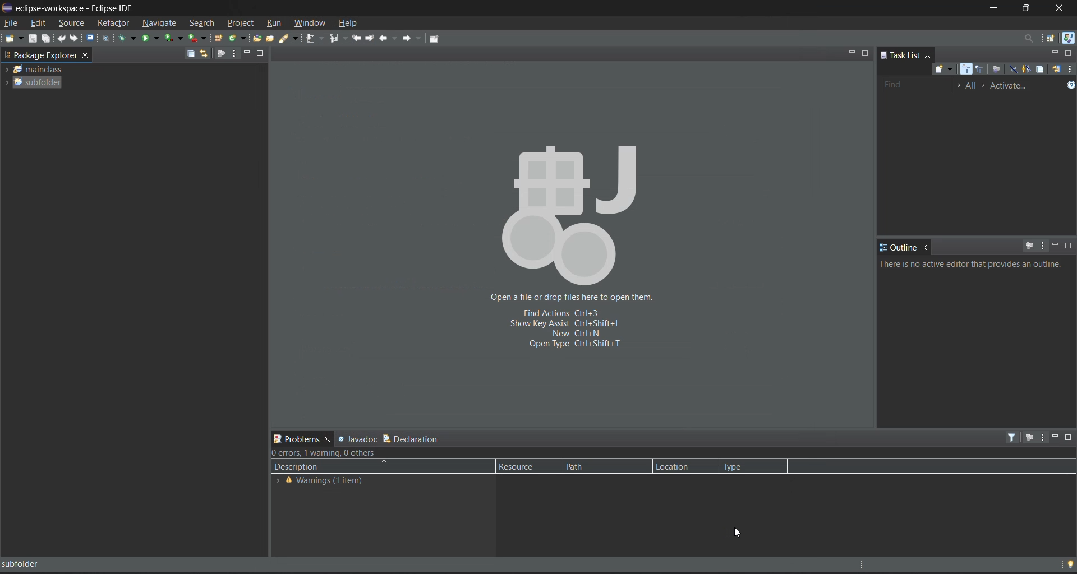  Describe the element at coordinates (1054, 436) in the screenshot. I see `minimize` at that location.